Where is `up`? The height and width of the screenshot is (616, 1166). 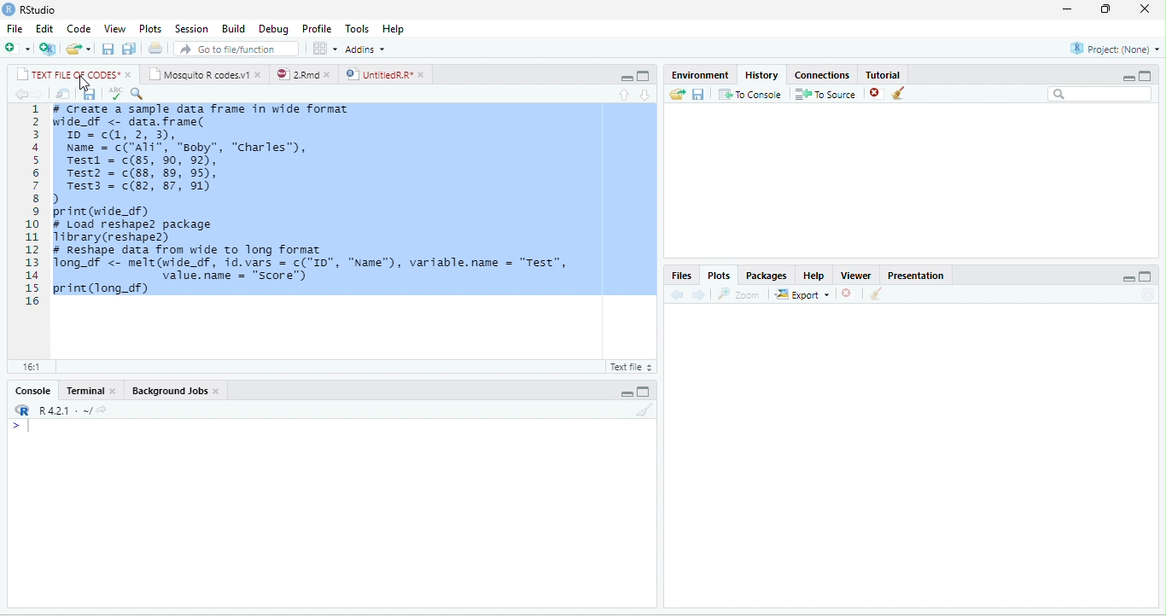
up is located at coordinates (623, 96).